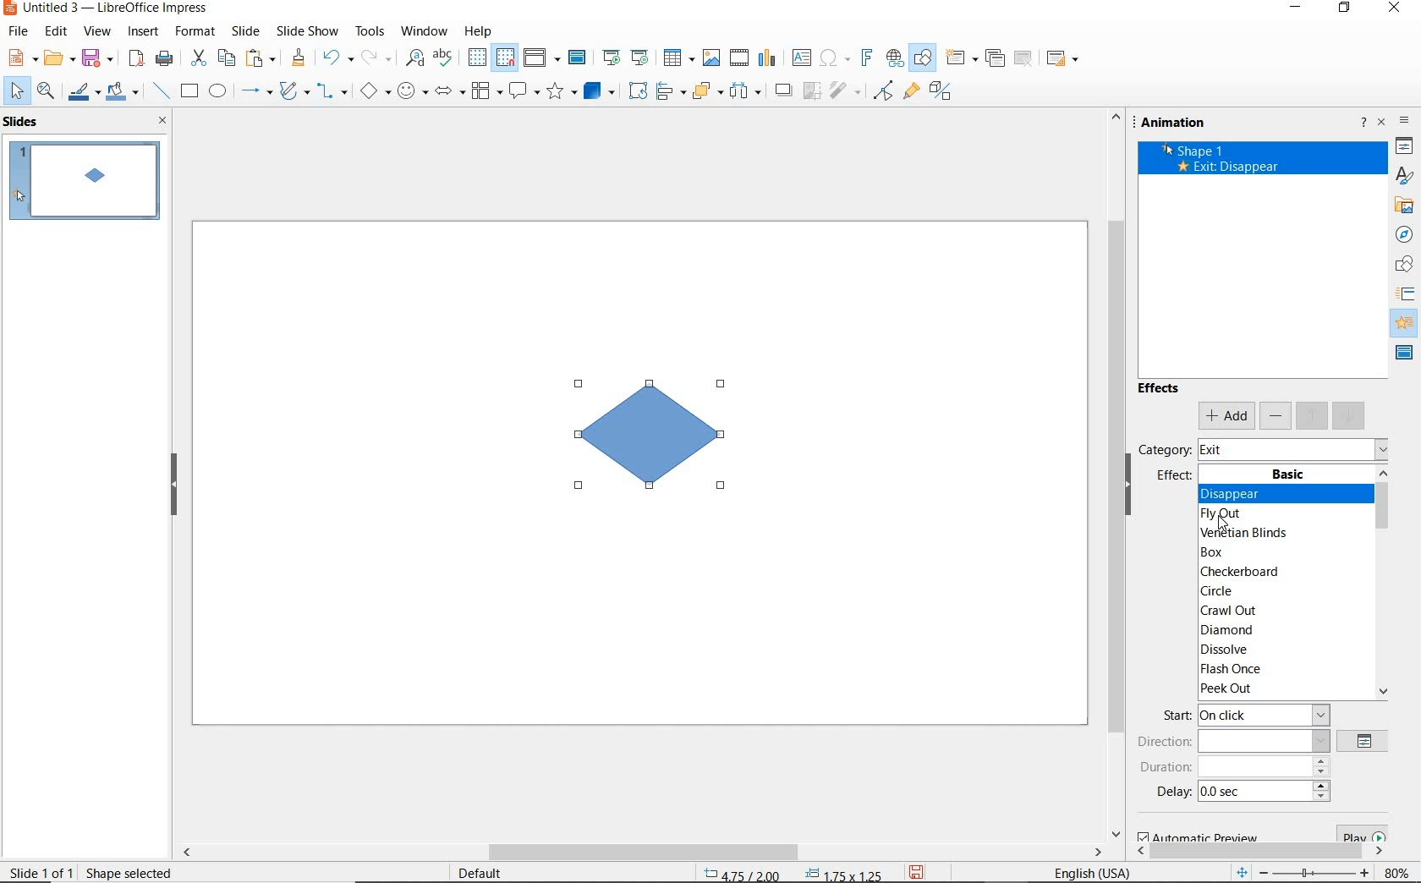  What do you see at coordinates (250, 32) in the screenshot?
I see `slide` at bounding box center [250, 32].